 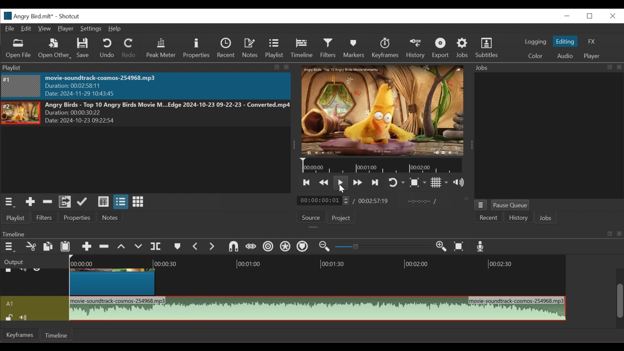 I want to click on Scrollbar, so click(x=620, y=294).